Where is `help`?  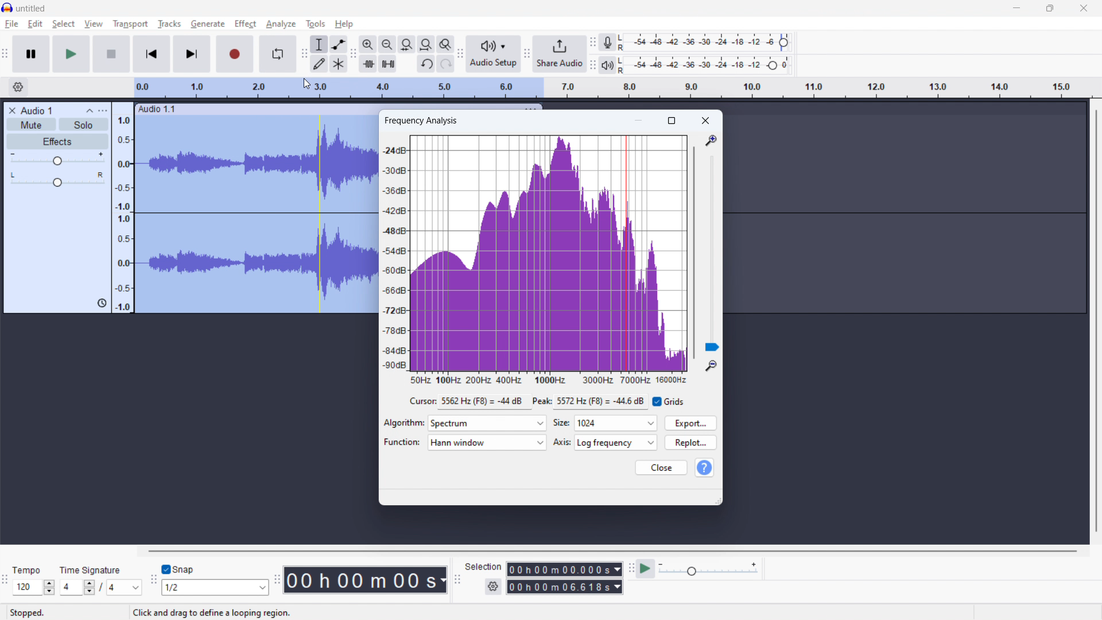
help is located at coordinates (705, 468).